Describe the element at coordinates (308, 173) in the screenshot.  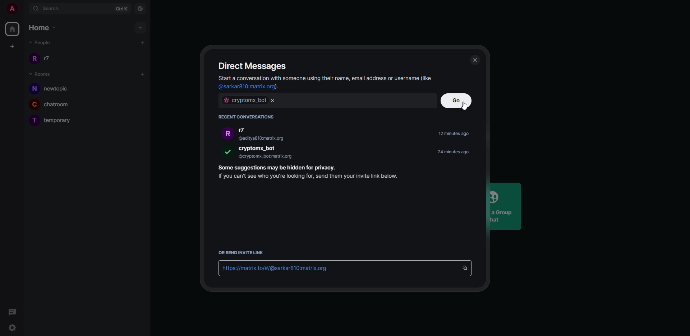
I see `info` at that location.